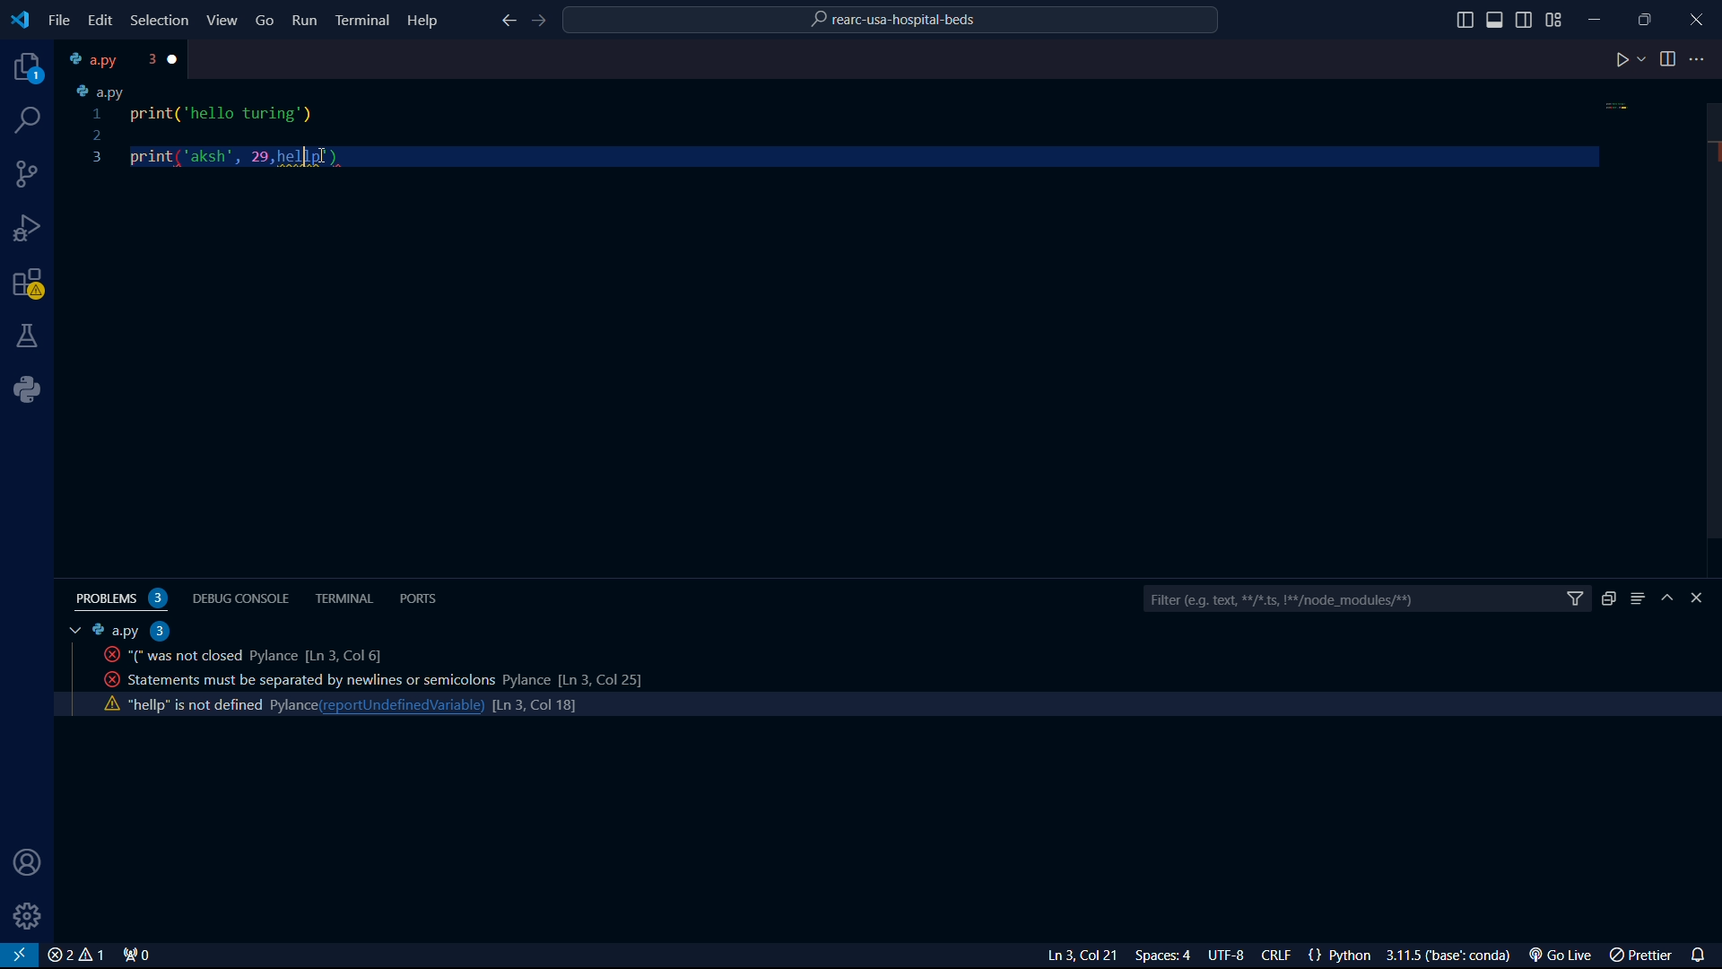 The width and height of the screenshot is (1722, 969). I want to click on notifications, so click(1702, 953).